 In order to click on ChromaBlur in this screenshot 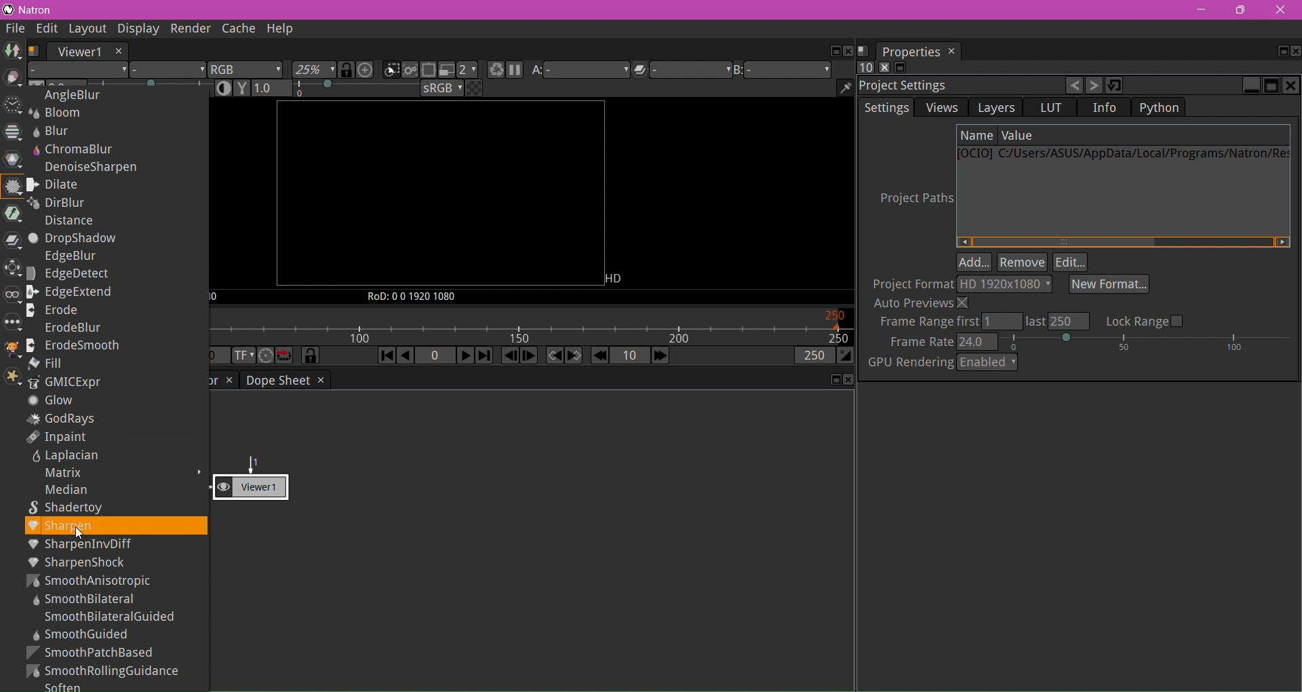, I will do `click(77, 149)`.